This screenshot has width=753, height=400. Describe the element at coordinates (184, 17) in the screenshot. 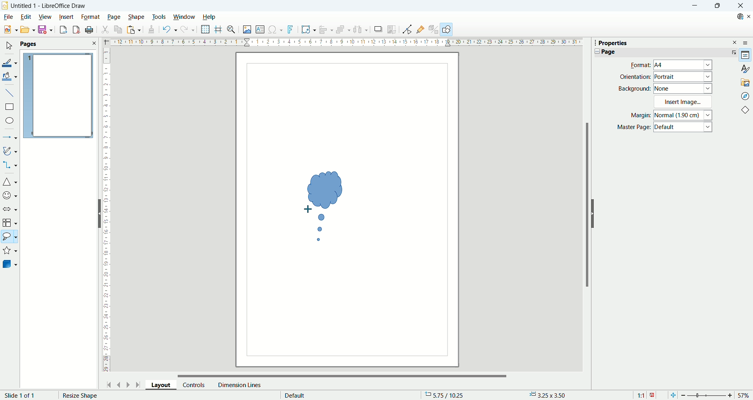

I see `window` at that location.